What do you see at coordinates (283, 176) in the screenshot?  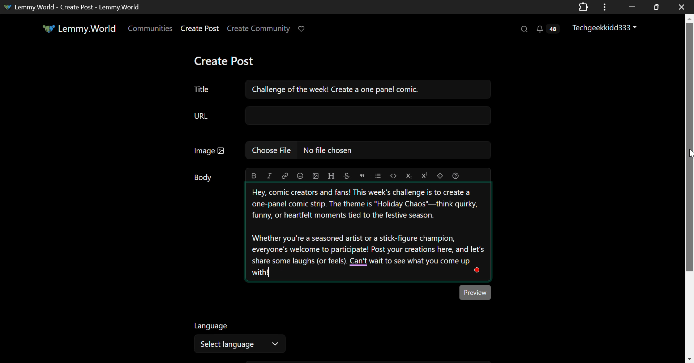 I see `link` at bounding box center [283, 176].